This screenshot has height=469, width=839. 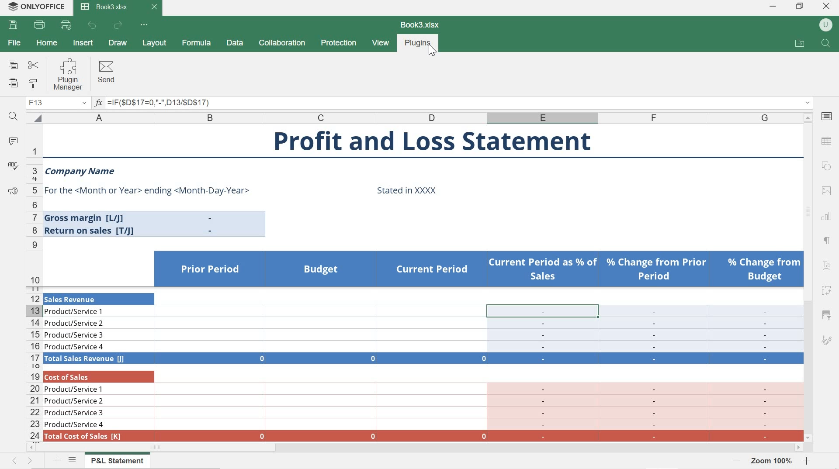 I want to click on find, so click(x=825, y=42).